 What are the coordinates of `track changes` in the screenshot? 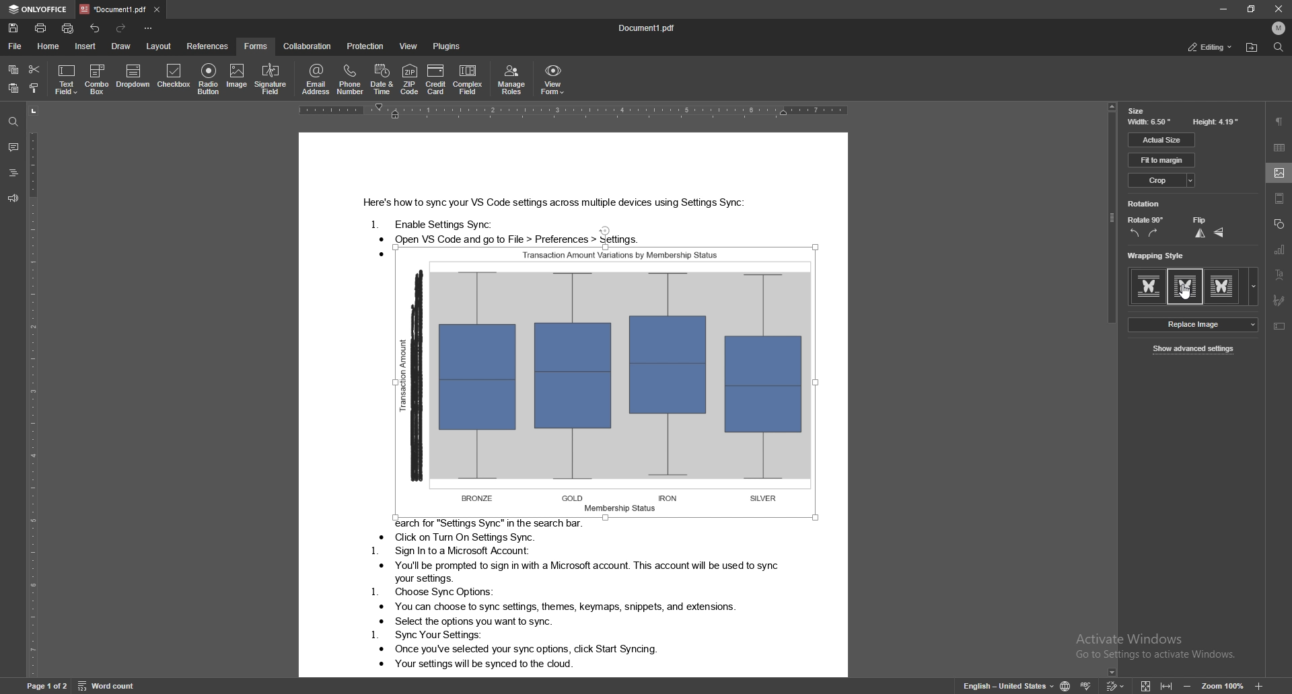 It's located at (1114, 686).